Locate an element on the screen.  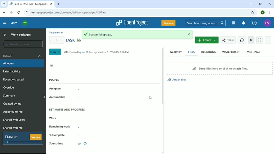
13 days left Buy now is located at coordinates (23, 138).